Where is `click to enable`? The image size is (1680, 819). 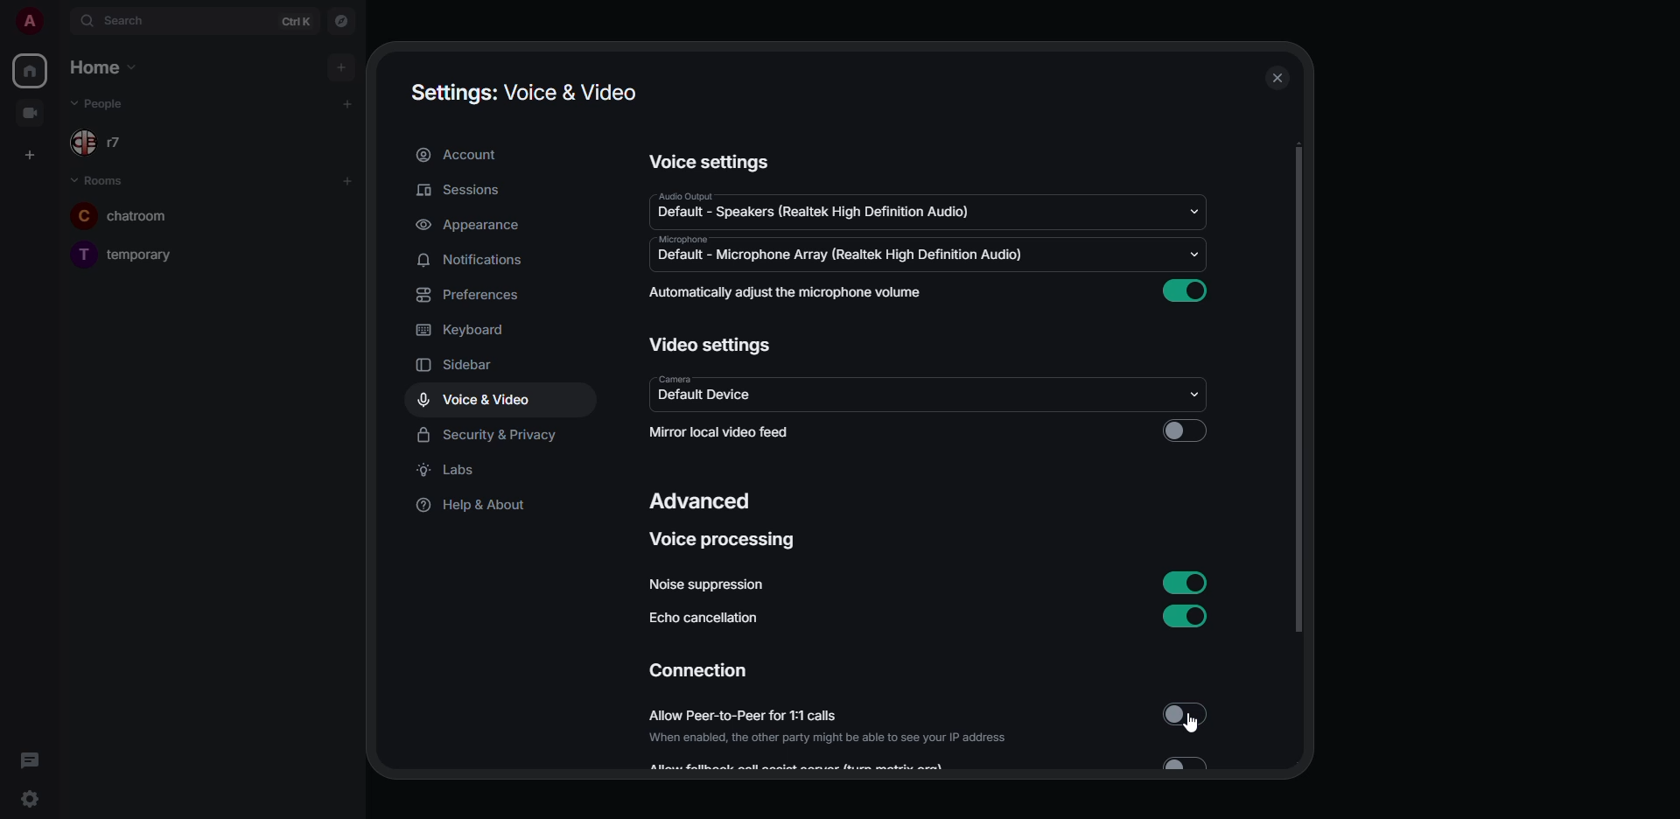
click to enable is located at coordinates (1184, 430).